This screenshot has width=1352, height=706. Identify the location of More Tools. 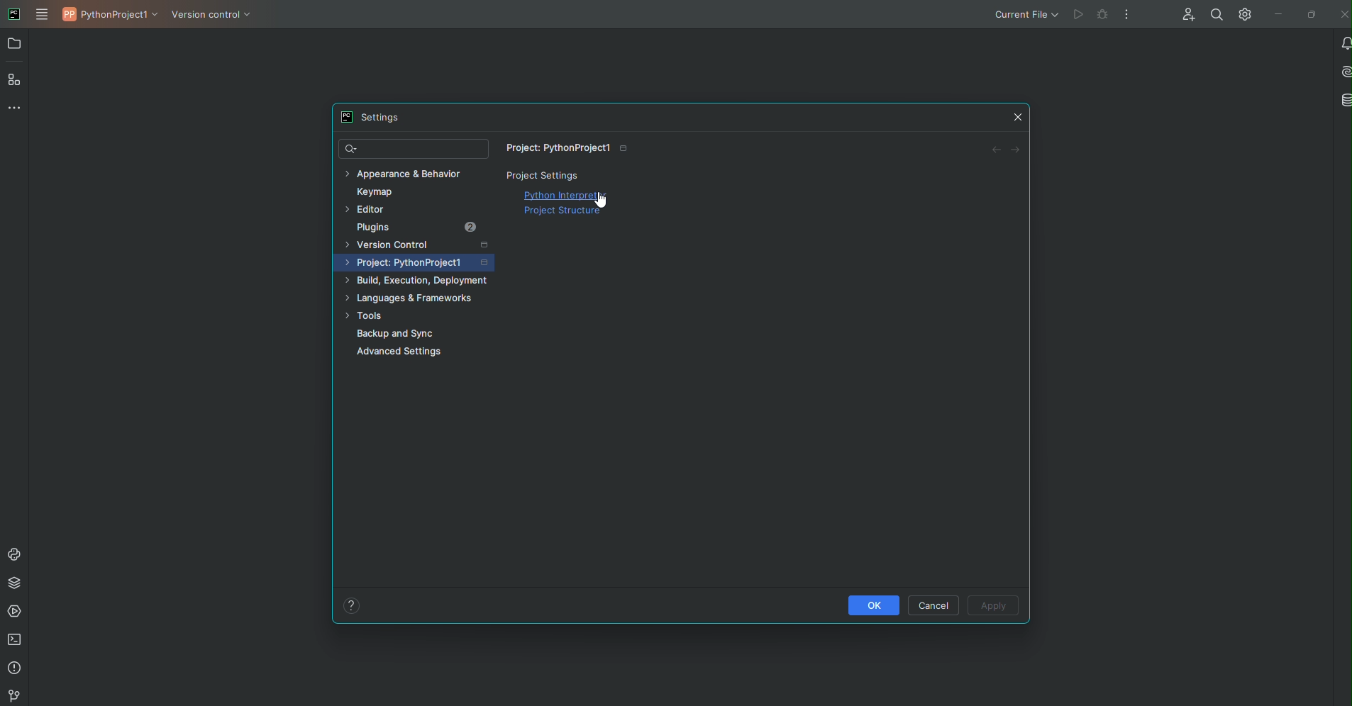
(13, 111).